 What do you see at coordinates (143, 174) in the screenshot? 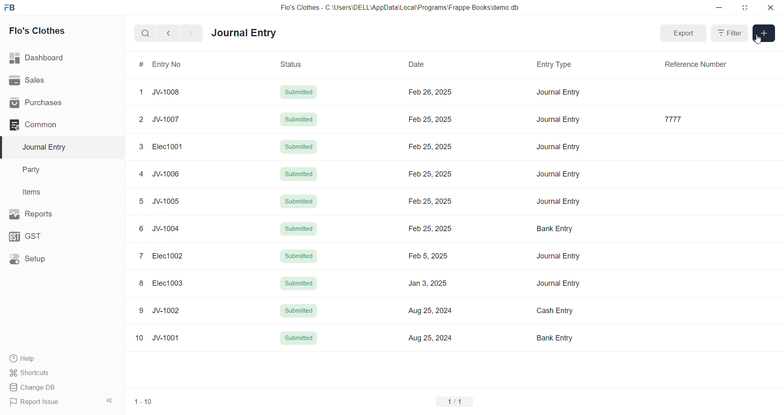
I see `4` at bounding box center [143, 174].